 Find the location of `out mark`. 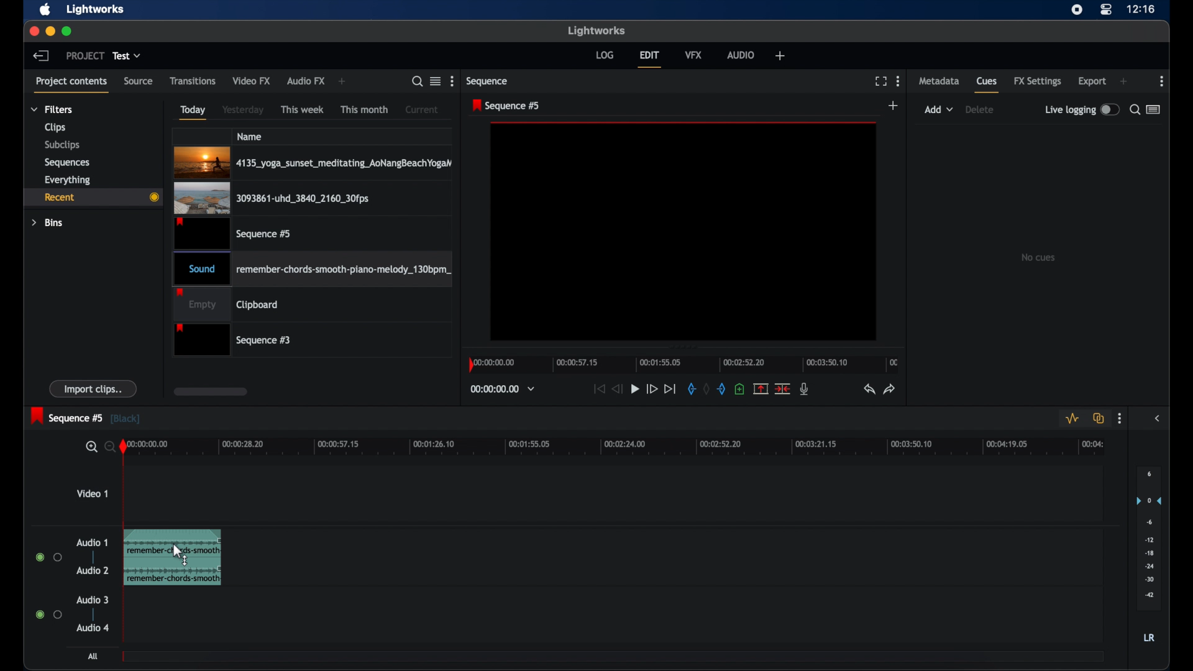

out mark is located at coordinates (722, 390).